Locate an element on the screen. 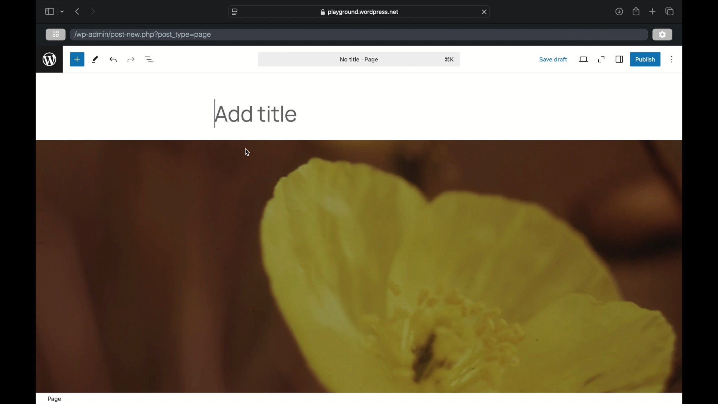 Image resolution: width=718 pixels, height=404 pixels. sidebar is located at coordinates (49, 11).